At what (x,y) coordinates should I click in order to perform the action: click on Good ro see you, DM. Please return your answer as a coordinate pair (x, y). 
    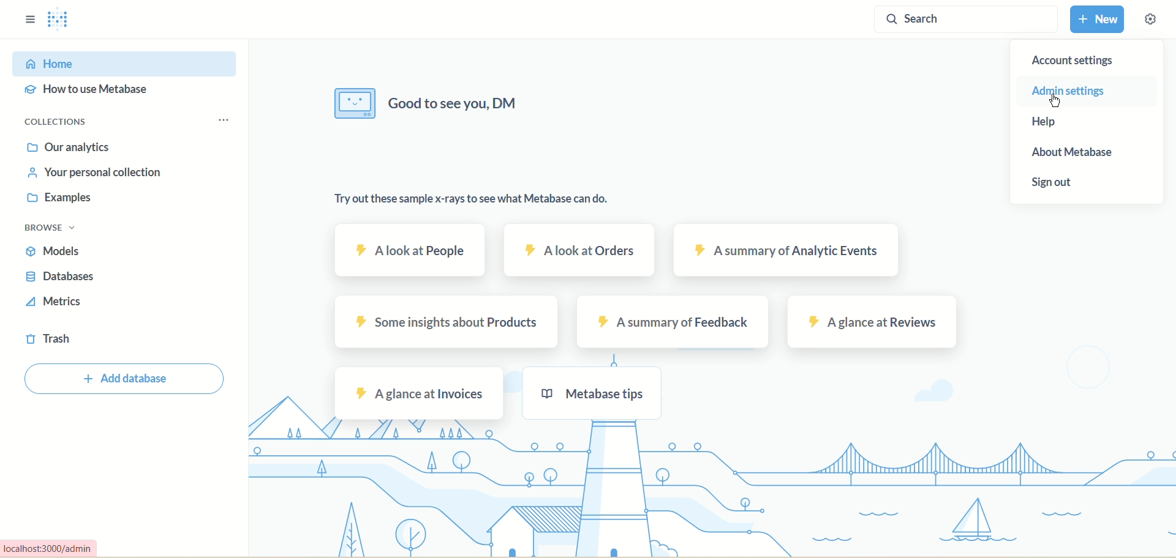
    Looking at the image, I should click on (454, 102).